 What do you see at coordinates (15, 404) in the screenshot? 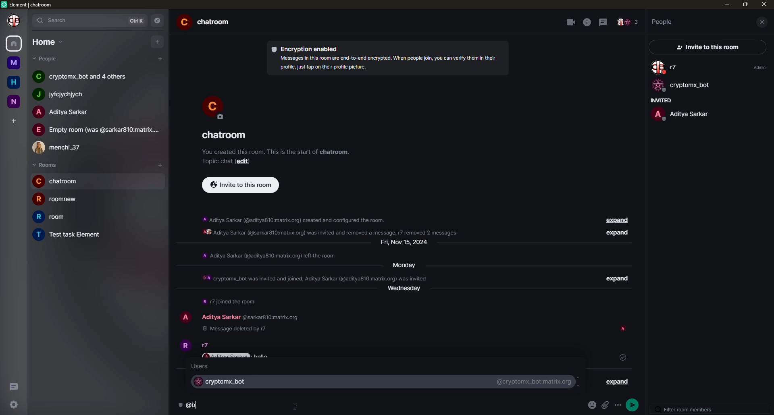
I see `settings` at bounding box center [15, 404].